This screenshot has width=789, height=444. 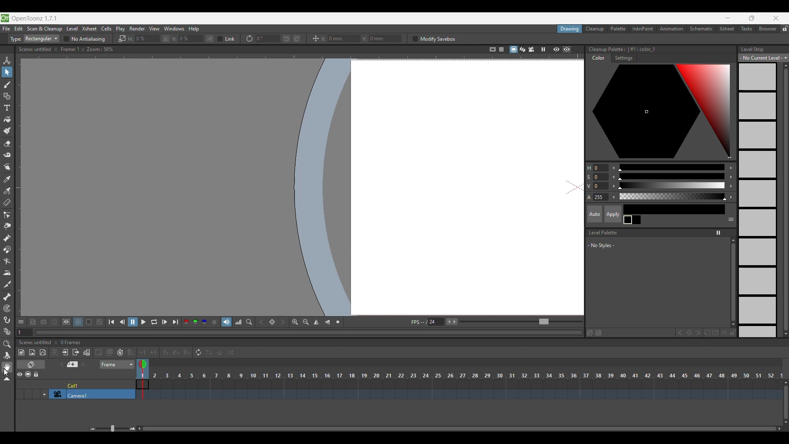 I want to click on Checkered background, so click(x=99, y=322).